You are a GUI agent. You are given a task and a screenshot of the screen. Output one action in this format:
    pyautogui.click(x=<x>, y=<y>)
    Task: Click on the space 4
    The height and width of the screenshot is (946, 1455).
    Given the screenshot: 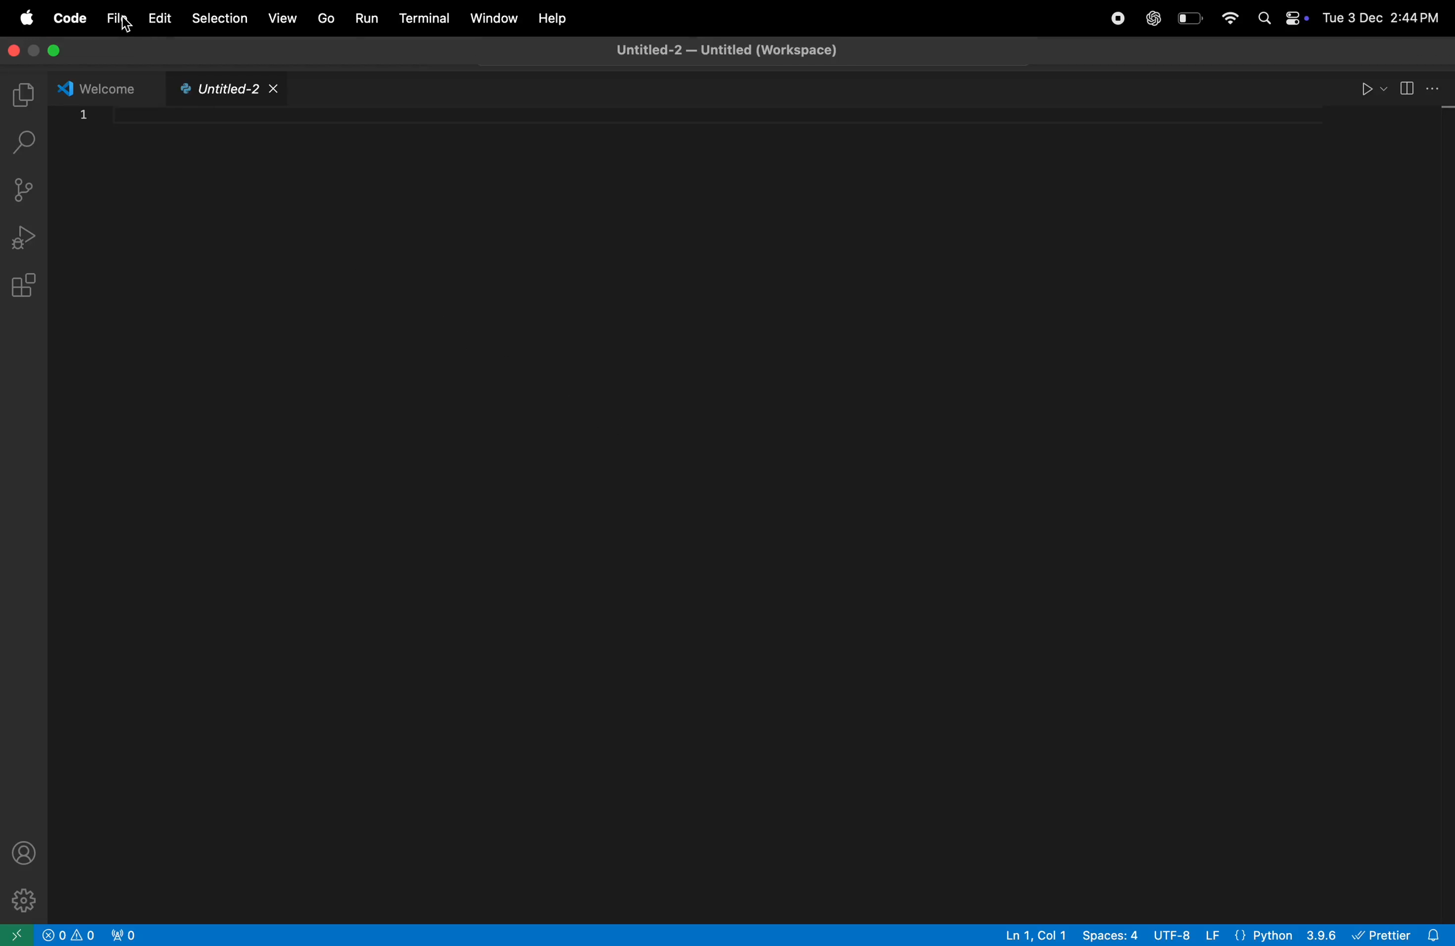 What is the action you would take?
    pyautogui.click(x=1111, y=936)
    